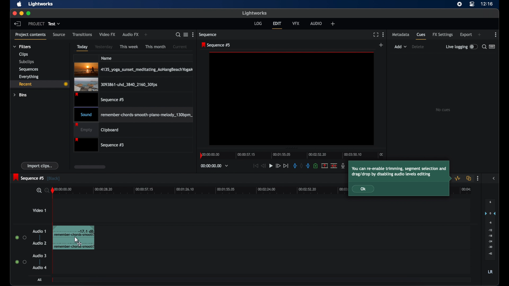  I want to click on split, so click(324, 166).